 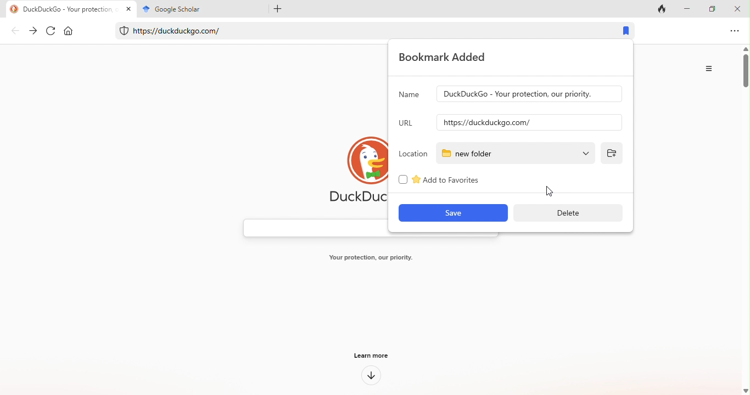 I want to click on back, so click(x=17, y=32).